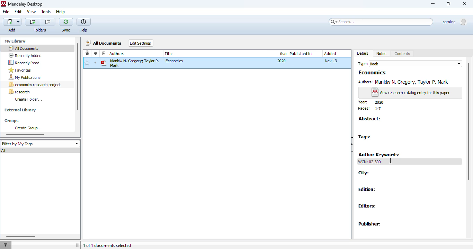 The height and width of the screenshot is (249, 473). I want to click on close, so click(465, 4).